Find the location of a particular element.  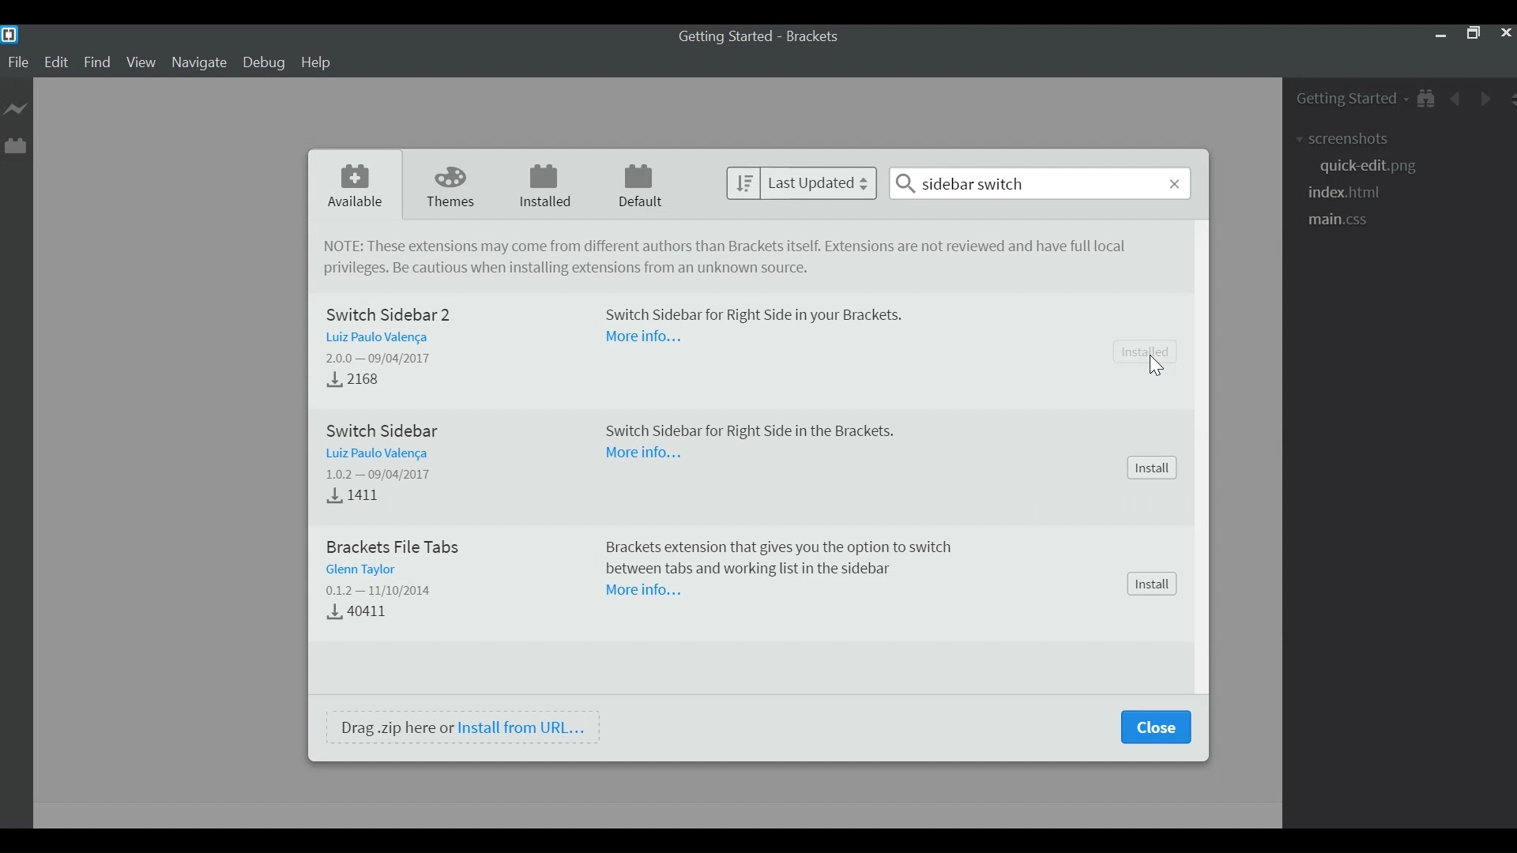

More Information is located at coordinates (644, 336).